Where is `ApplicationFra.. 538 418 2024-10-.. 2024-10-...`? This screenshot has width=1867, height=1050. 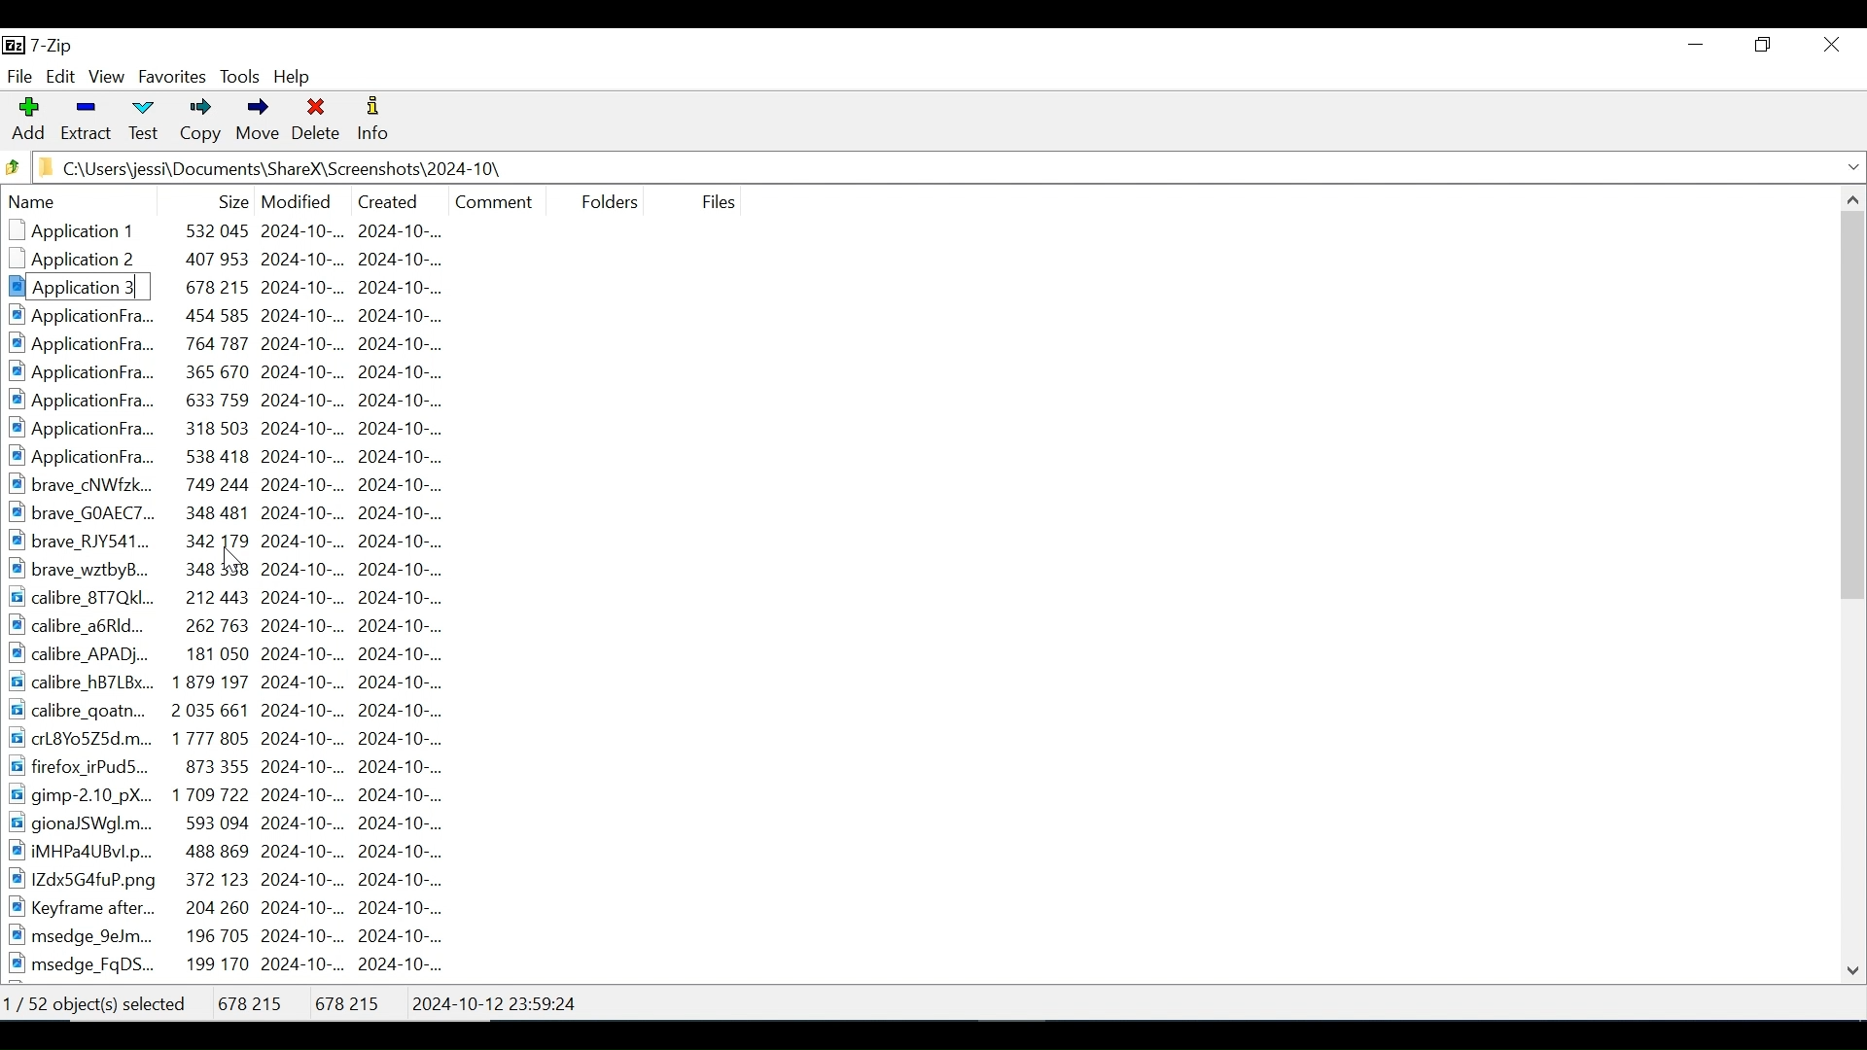 ApplicationFra.. 538 418 2024-10-.. 2024-10-... is located at coordinates (242, 457).